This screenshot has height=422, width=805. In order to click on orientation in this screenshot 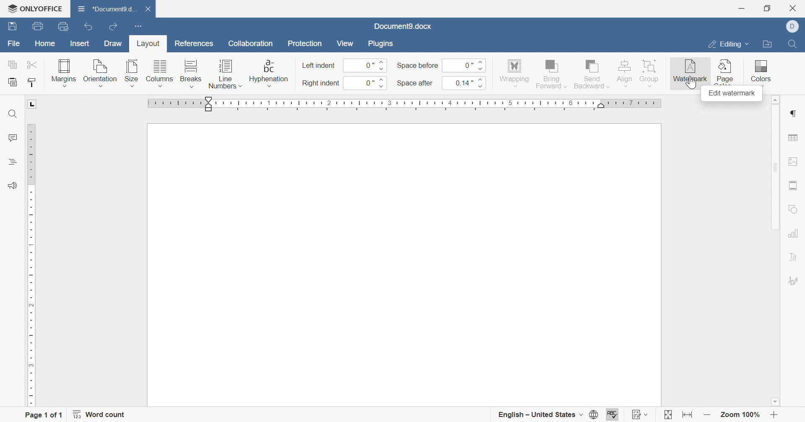, I will do `click(100, 74)`.